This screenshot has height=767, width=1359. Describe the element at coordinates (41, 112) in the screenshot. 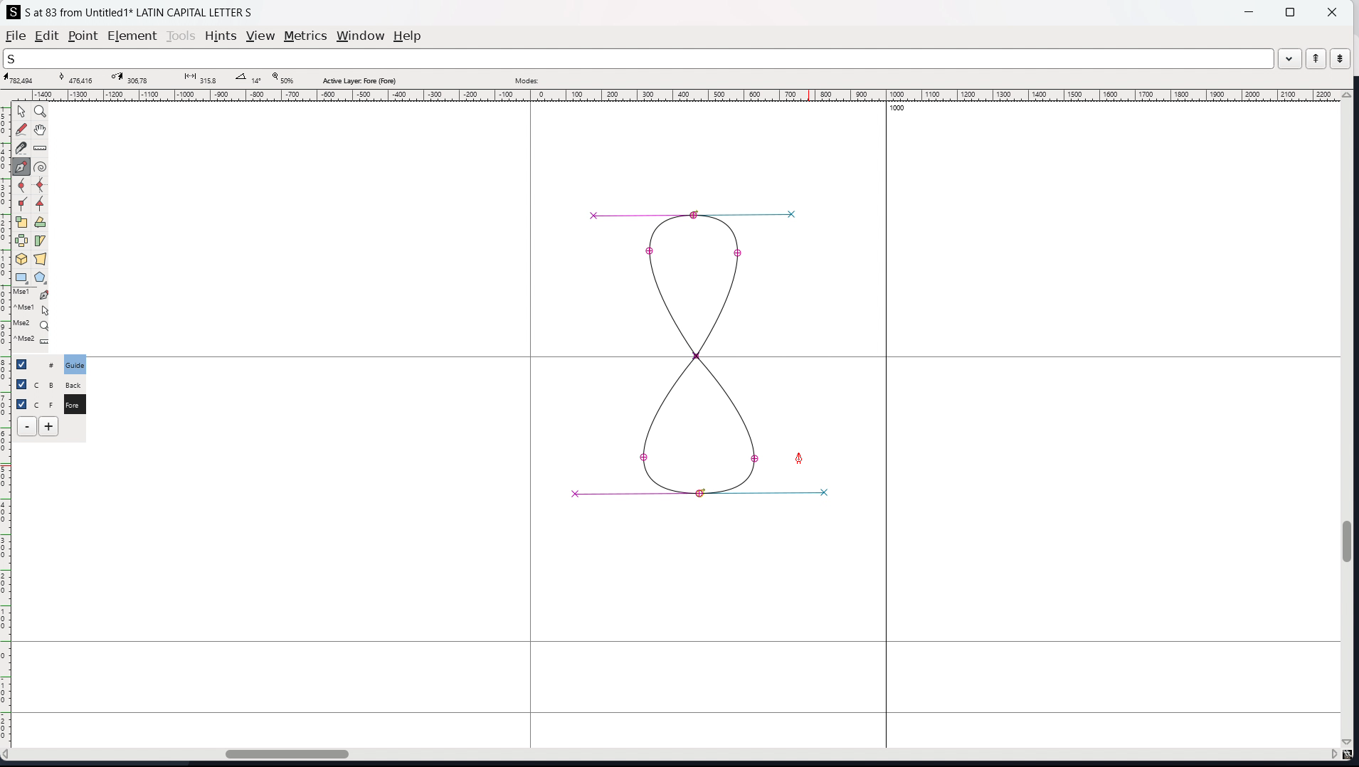

I see `magnify` at that location.